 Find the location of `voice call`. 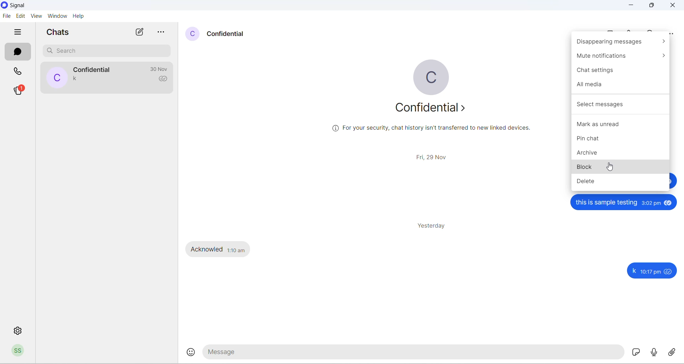

voice call is located at coordinates (631, 31).